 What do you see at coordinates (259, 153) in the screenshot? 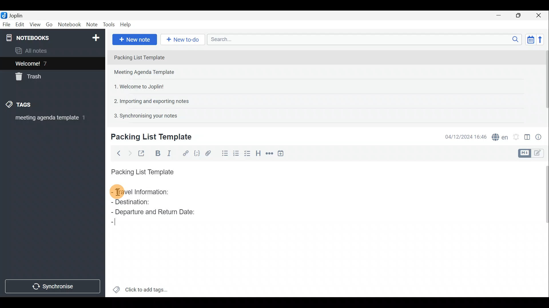
I see `Heading` at bounding box center [259, 153].